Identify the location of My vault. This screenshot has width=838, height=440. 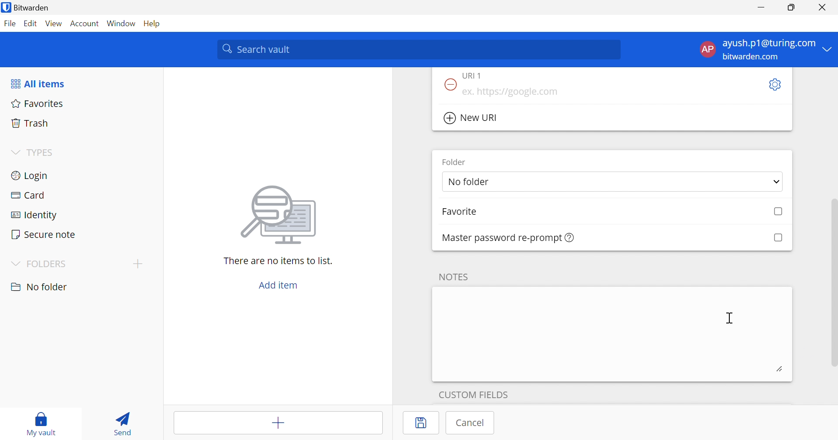
(41, 419).